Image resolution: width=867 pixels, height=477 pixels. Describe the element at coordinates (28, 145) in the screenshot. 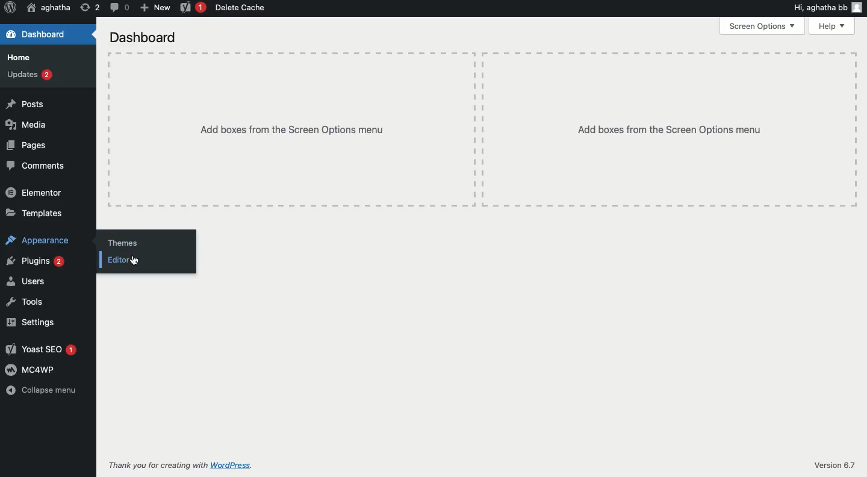

I see `Pages` at that location.